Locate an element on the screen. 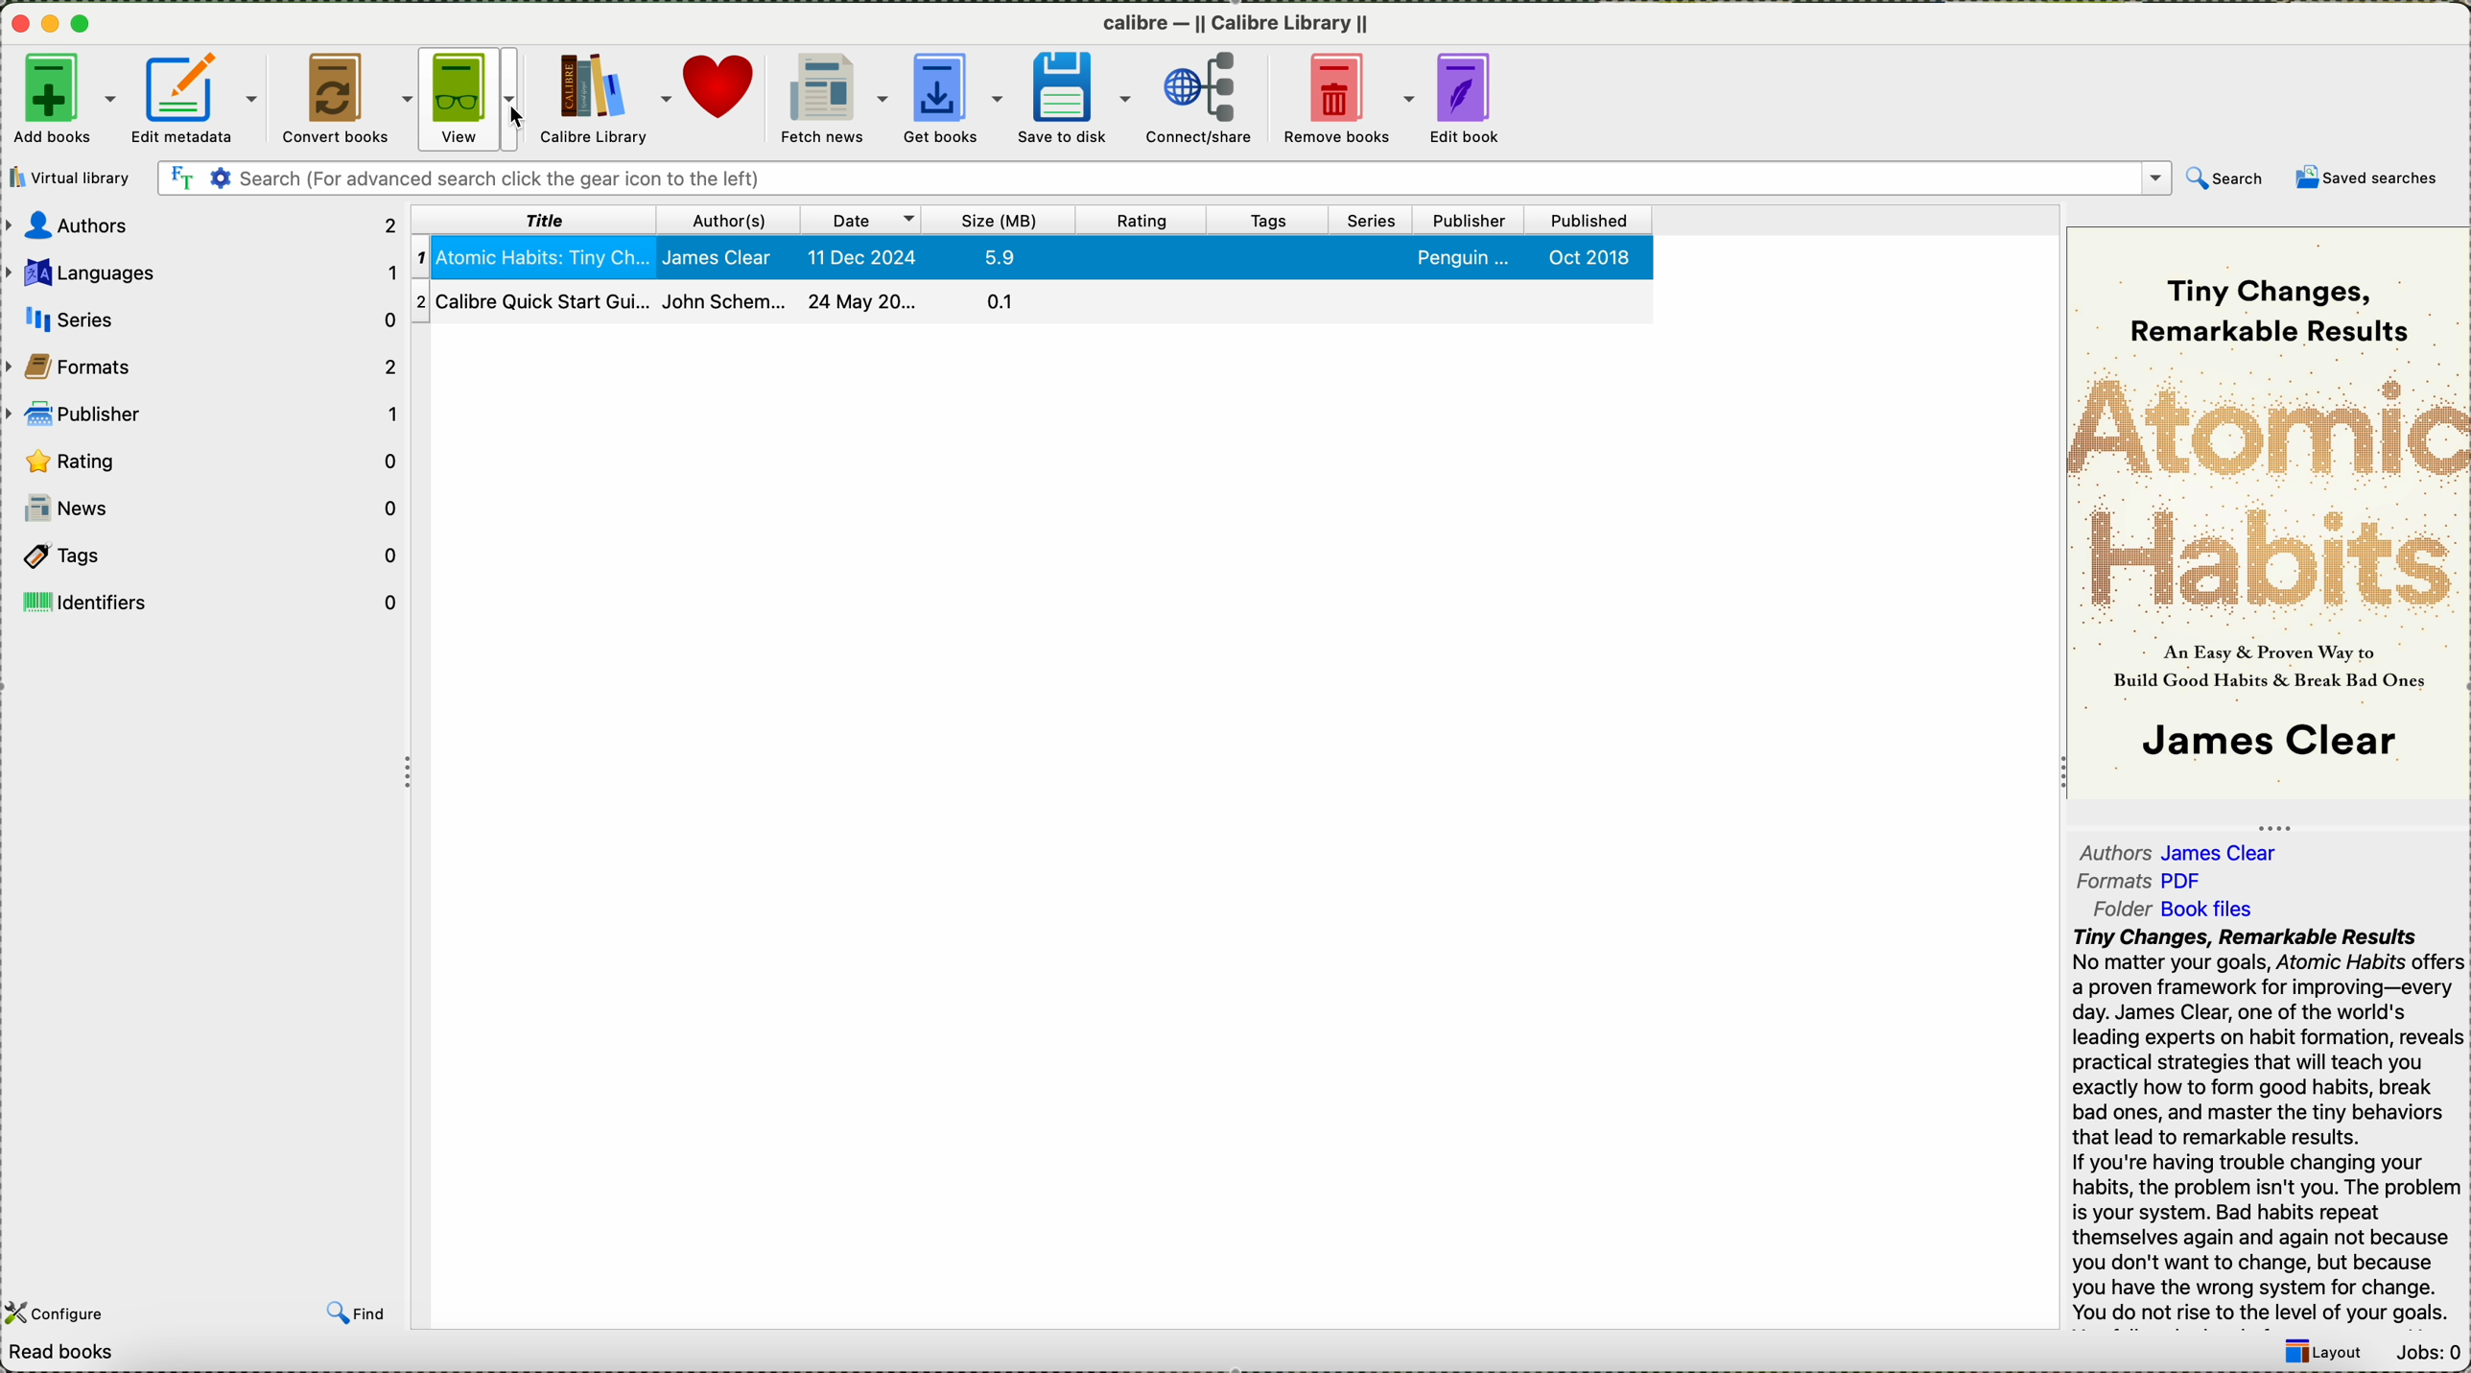  edit metadata is located at coordinates (193, 99).